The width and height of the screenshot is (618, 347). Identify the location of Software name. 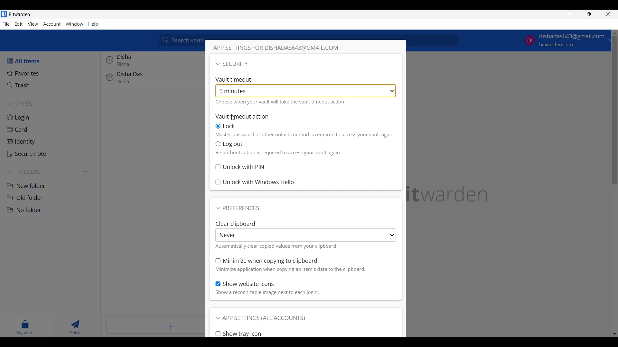
(20, 14).